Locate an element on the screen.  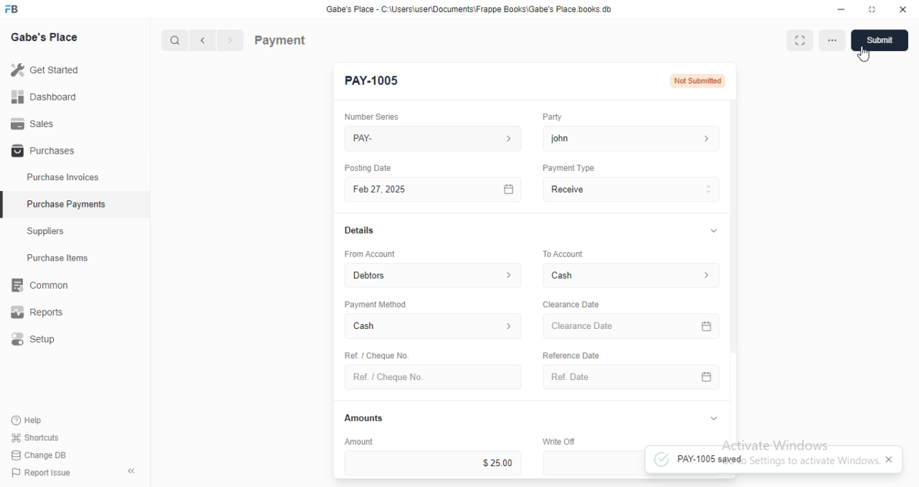
To Account is located at coordinates (561, 253).